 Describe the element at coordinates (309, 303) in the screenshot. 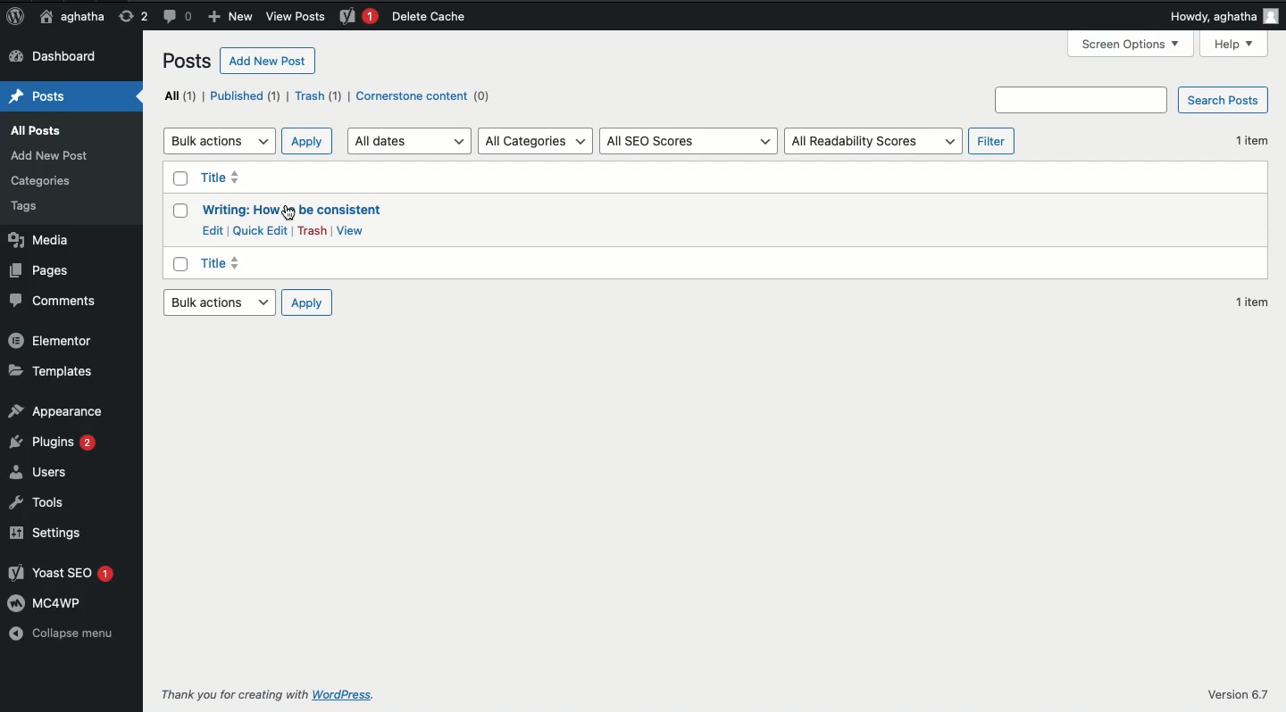

I see `Apply` at that location.